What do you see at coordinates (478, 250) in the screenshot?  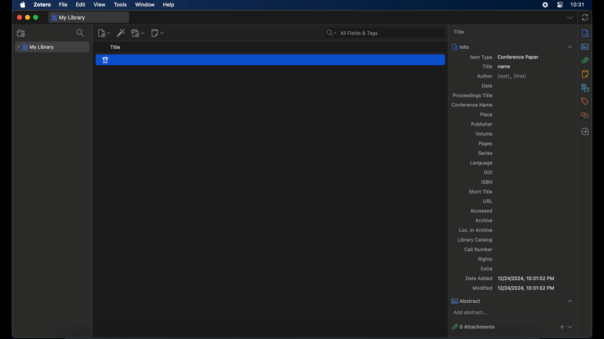 I see `call number` at bounding box center [478, 250].